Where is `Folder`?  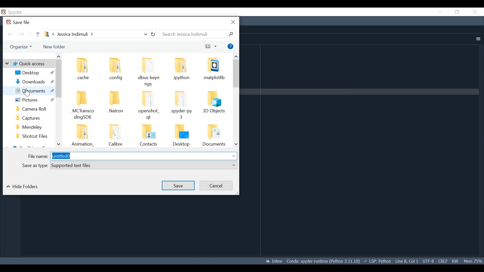
Folder is located at coordinates (148, 135).